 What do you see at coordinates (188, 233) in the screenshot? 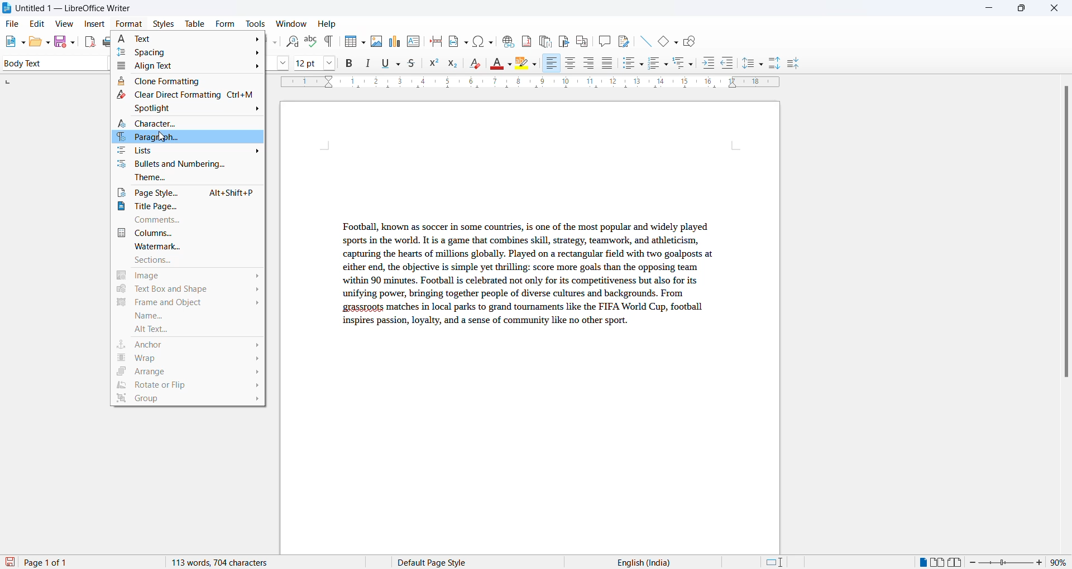
I see `columns` at bounding box center [188, 233].